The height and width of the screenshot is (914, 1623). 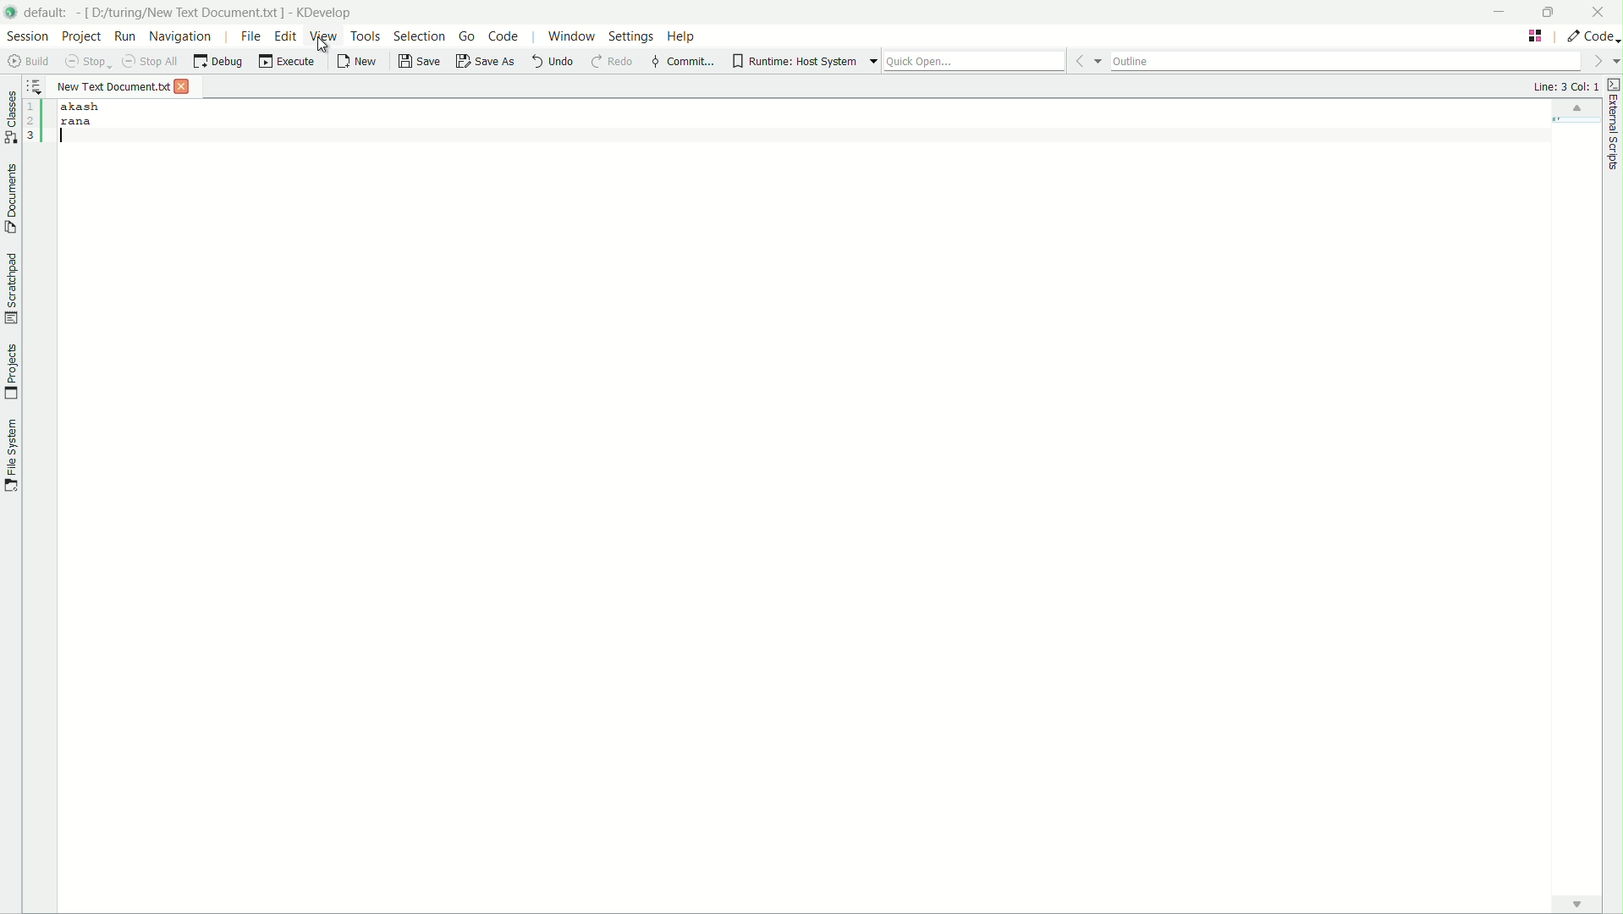 I want to click on redo, so click(x=616, y=63).